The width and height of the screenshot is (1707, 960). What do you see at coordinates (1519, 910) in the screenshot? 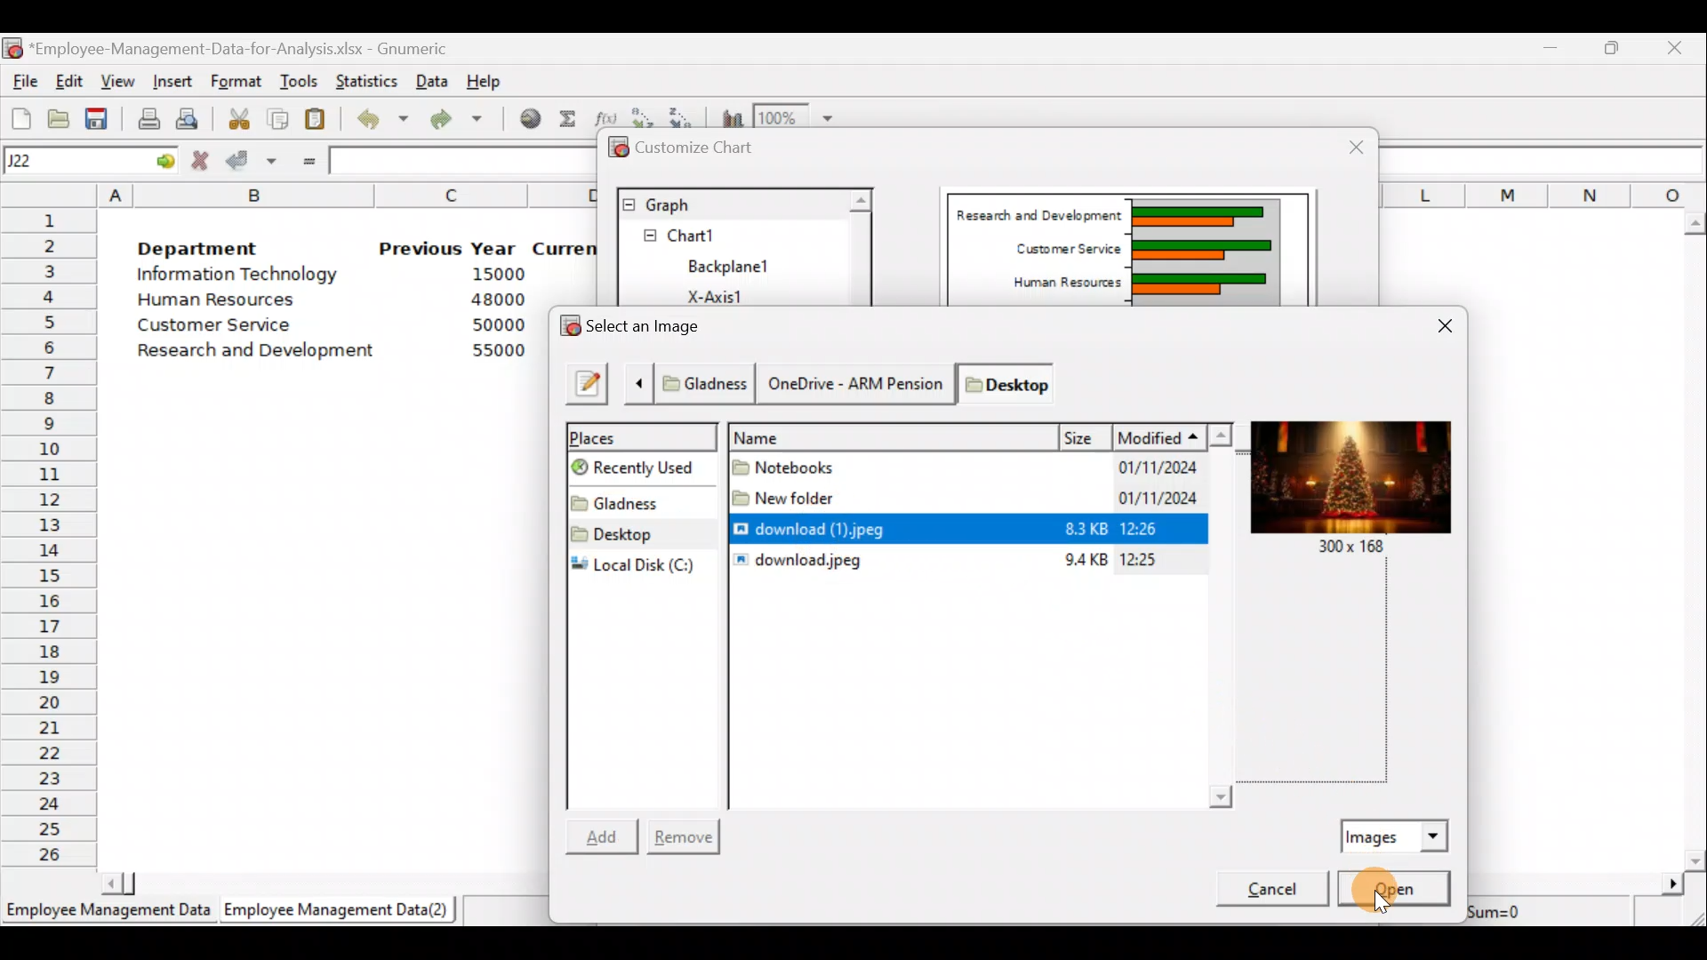
I see `Sum=0` at bounding box center [1519, 910].